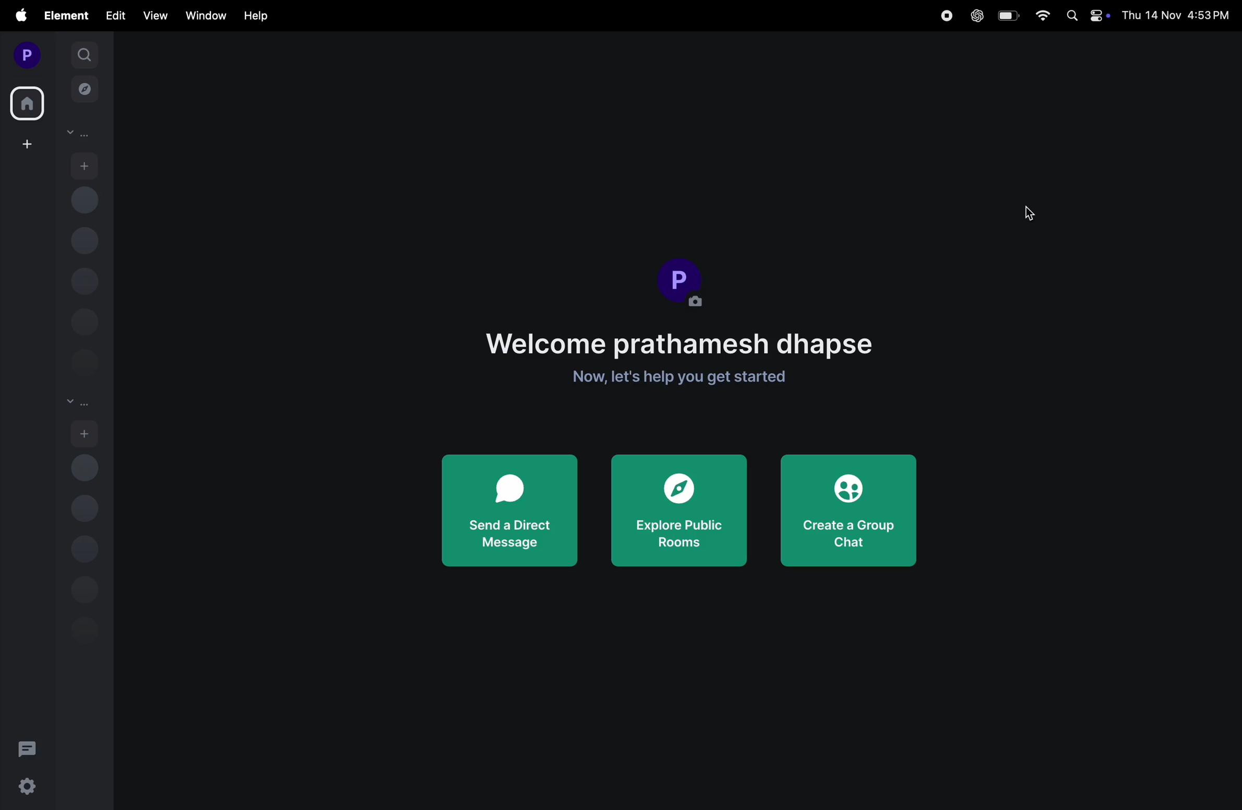 Image resolution: width=1242 pixels, height=810 pixels. Describe the element at coordinates (18, 15) in the screenshot. I see `apple menu` at that location.